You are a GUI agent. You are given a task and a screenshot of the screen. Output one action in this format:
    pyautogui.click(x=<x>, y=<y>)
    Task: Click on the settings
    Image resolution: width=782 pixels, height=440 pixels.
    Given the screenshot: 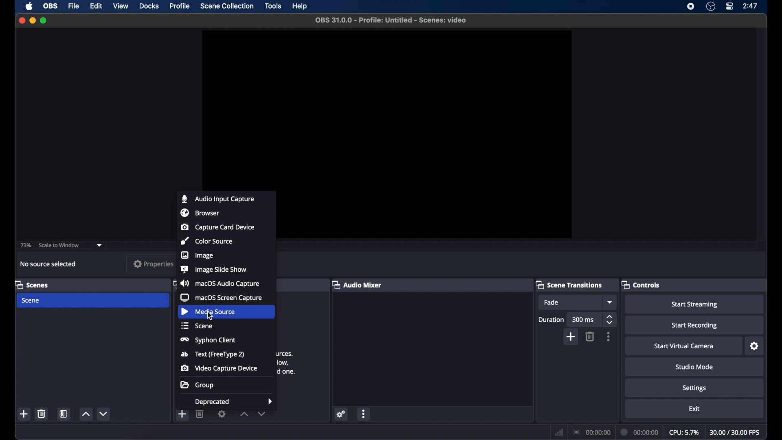 What is the action you would take?
    pyautogui.click(x=342, y=414)
    